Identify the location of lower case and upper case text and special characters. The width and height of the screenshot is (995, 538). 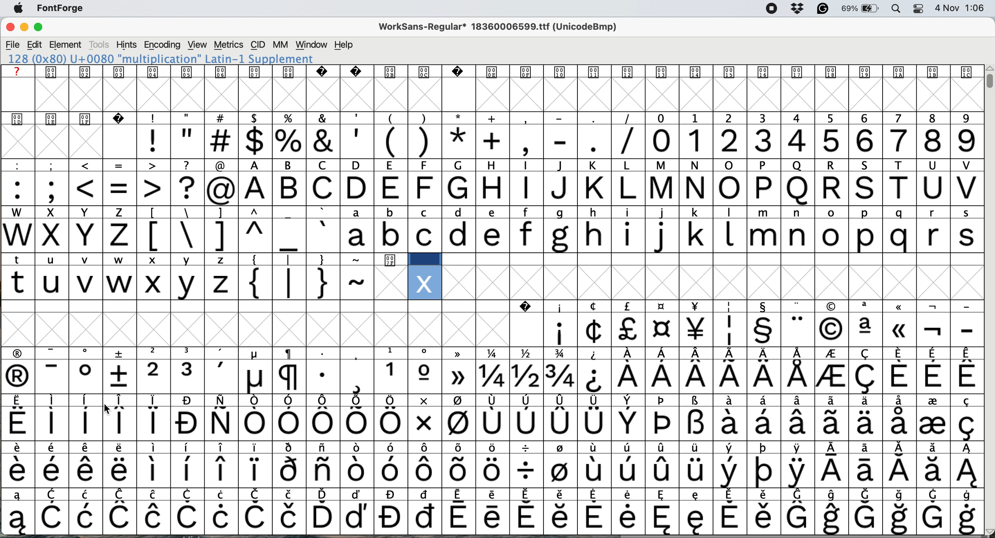
(494, 211).